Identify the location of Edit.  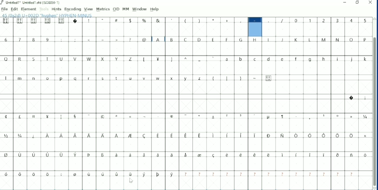
(14, 9).